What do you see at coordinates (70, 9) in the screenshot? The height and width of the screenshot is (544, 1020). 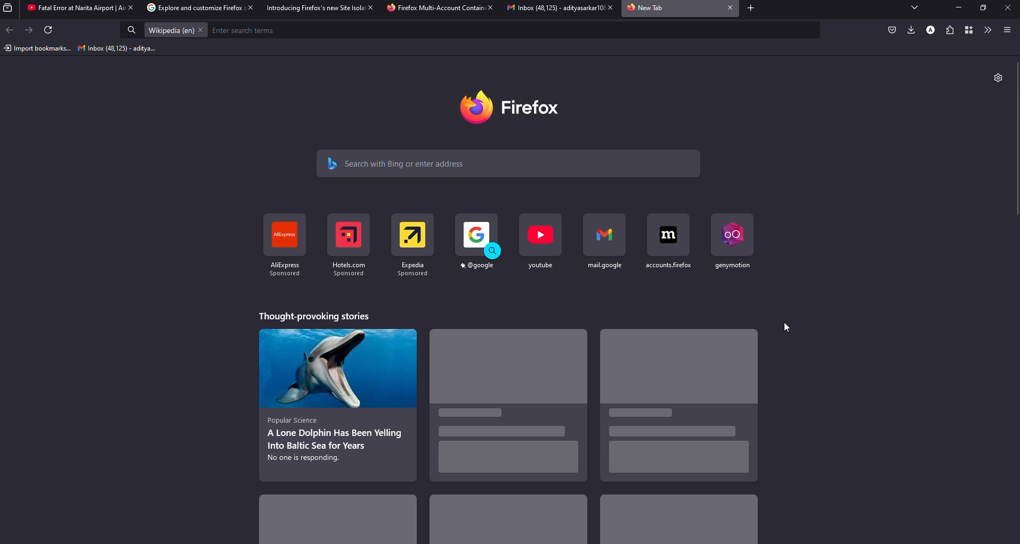 I see `tab` at bounding box center [70, 9].